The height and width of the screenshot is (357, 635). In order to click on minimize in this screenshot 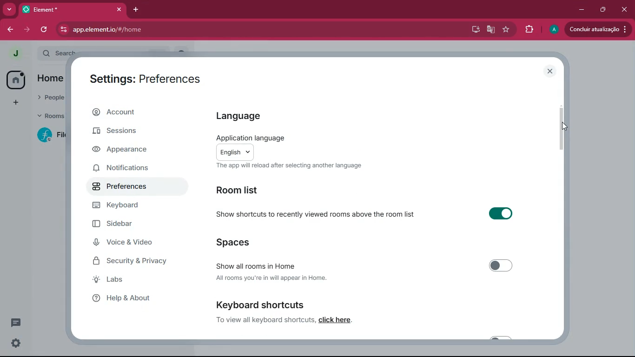, I will do `click(582, 8)`.